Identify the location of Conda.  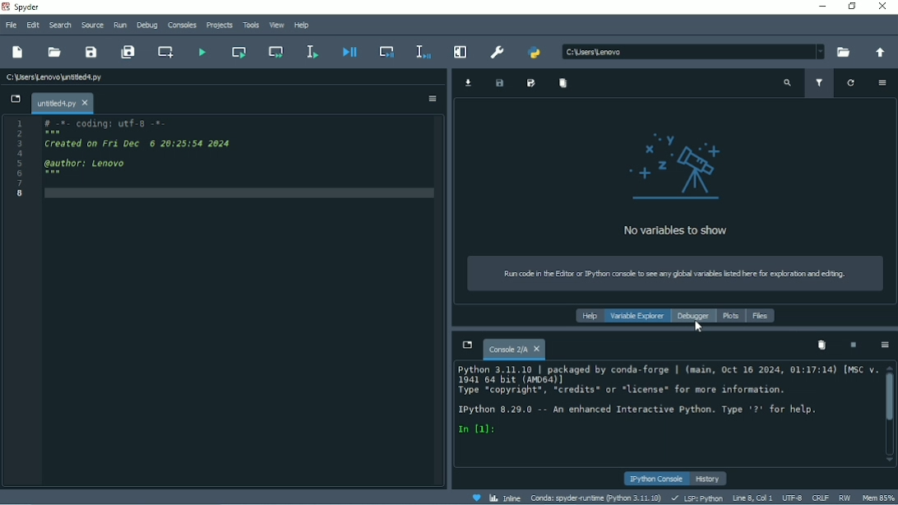
(595, 497).